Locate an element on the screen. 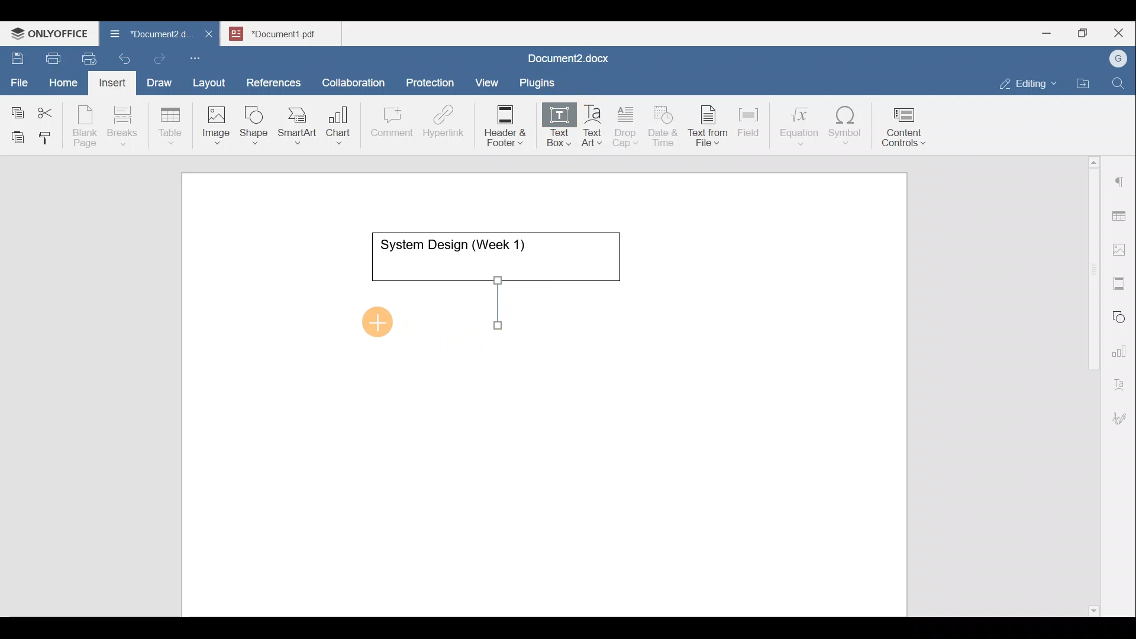  Redo is located at coordinates (159, 59).